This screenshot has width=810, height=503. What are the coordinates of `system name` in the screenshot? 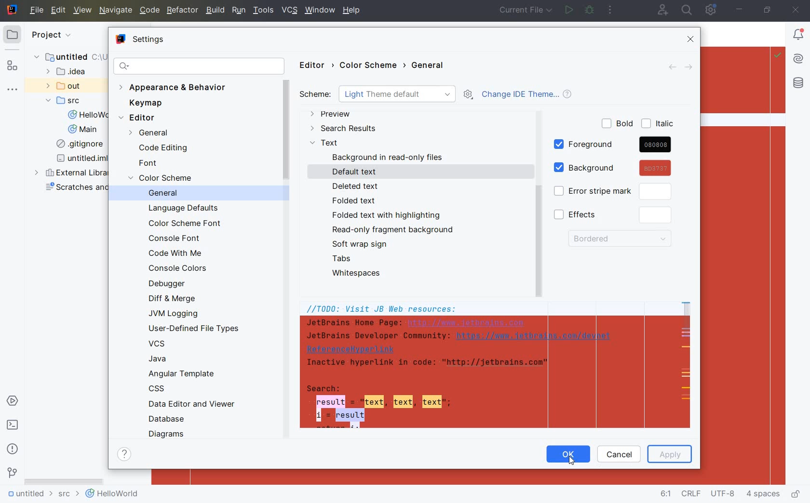 It's located at (12, 10).